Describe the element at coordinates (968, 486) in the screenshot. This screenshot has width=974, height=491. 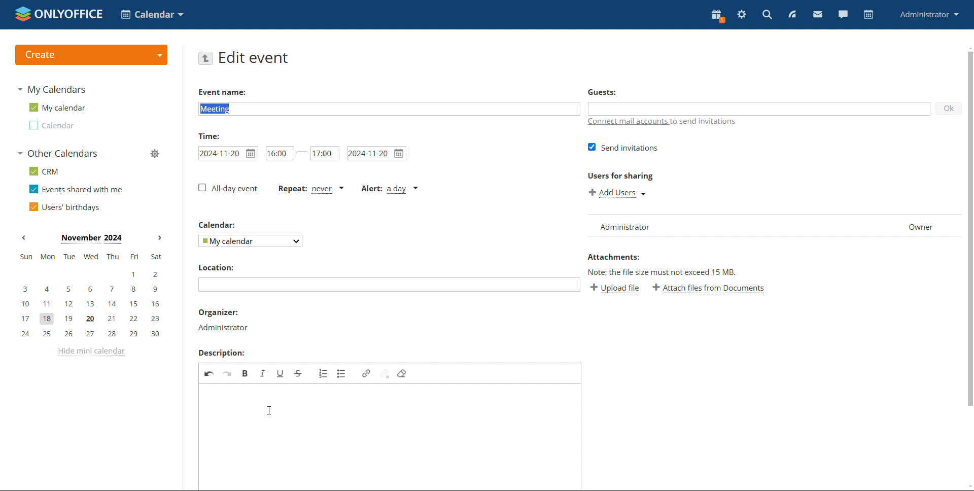
I see `scroll down` at that location.